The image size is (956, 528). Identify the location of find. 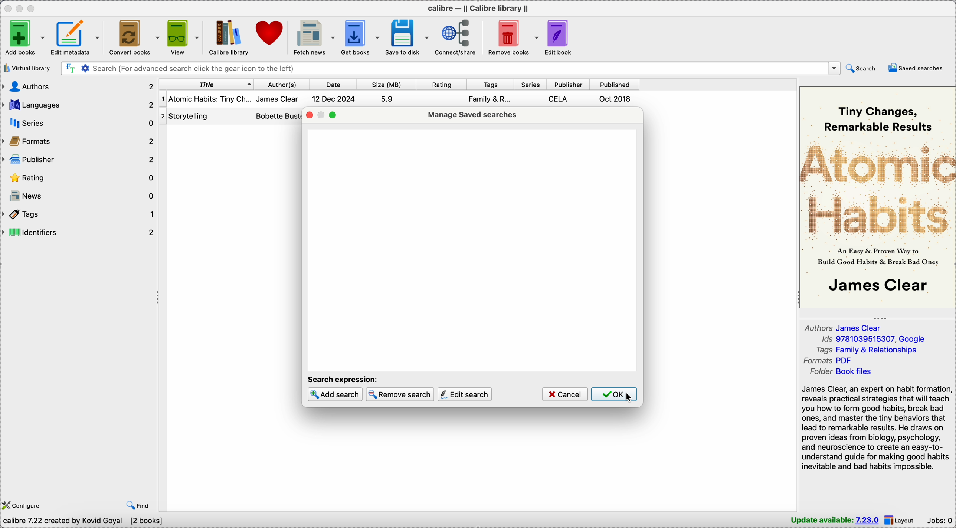
(140, 505).